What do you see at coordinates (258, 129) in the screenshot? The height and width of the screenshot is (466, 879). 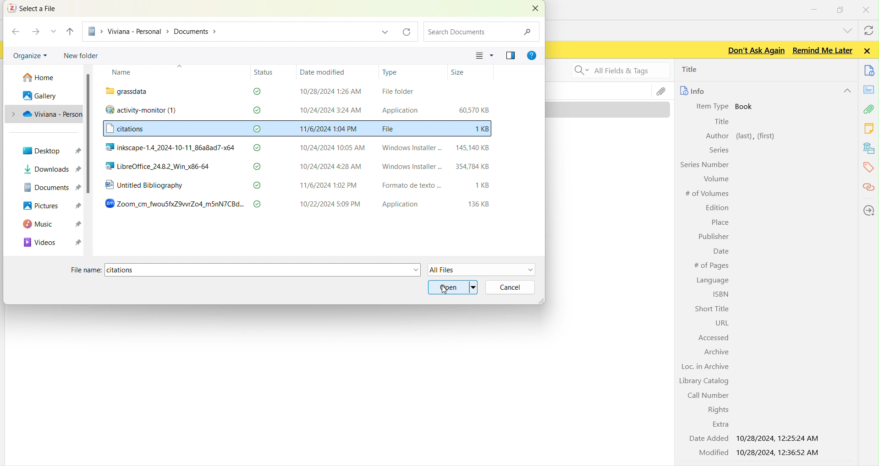 I see `check` at bounding box center [258, 129].